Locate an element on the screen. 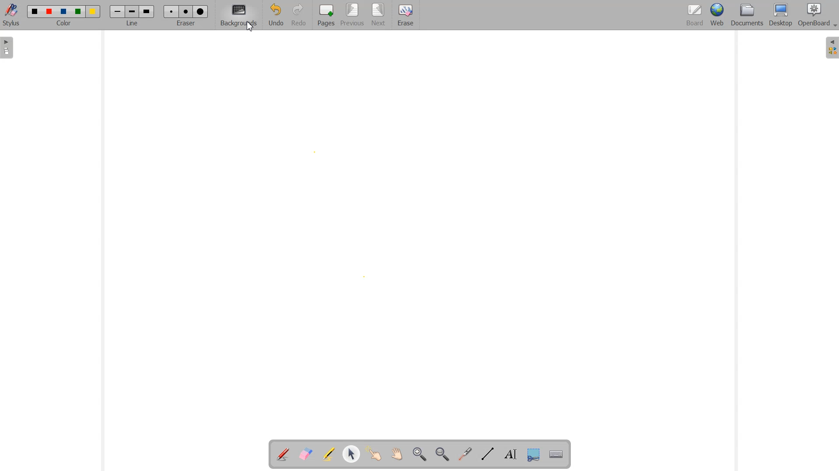 The width and height of the screenshot is (839, 471). Pages is located at coordinates (325, 15).